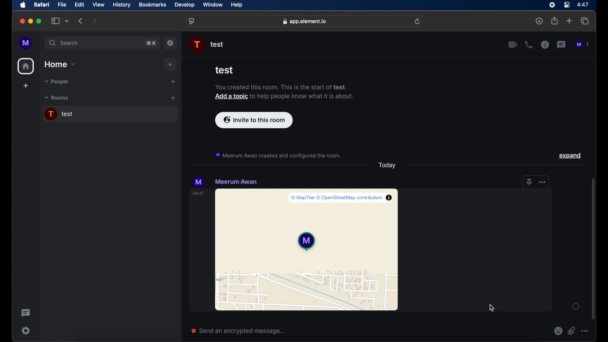  Describe the element at coordinates (240, 330) in the screenshot. I see `© Send an encrypted message...` at that location.